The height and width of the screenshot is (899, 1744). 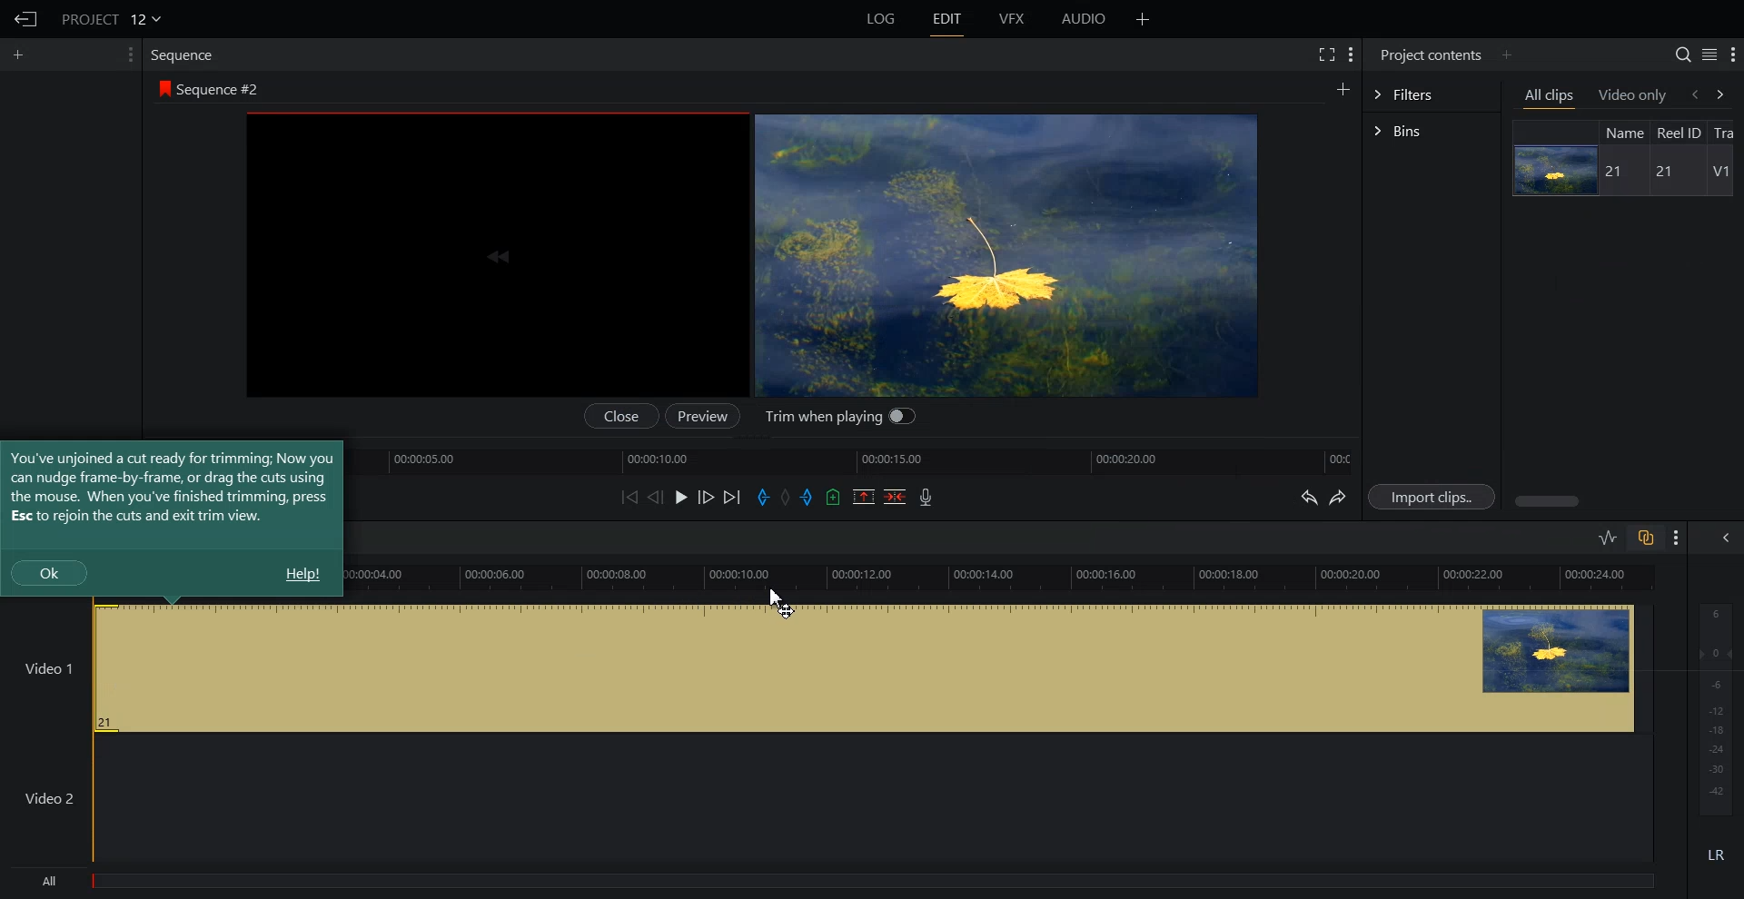 I want to click on LR, so click(x=1713, y=858).